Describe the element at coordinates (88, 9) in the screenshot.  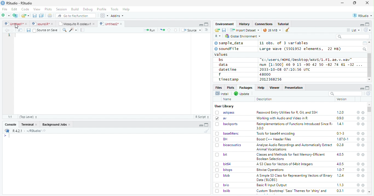
I see `Debug` at that location.